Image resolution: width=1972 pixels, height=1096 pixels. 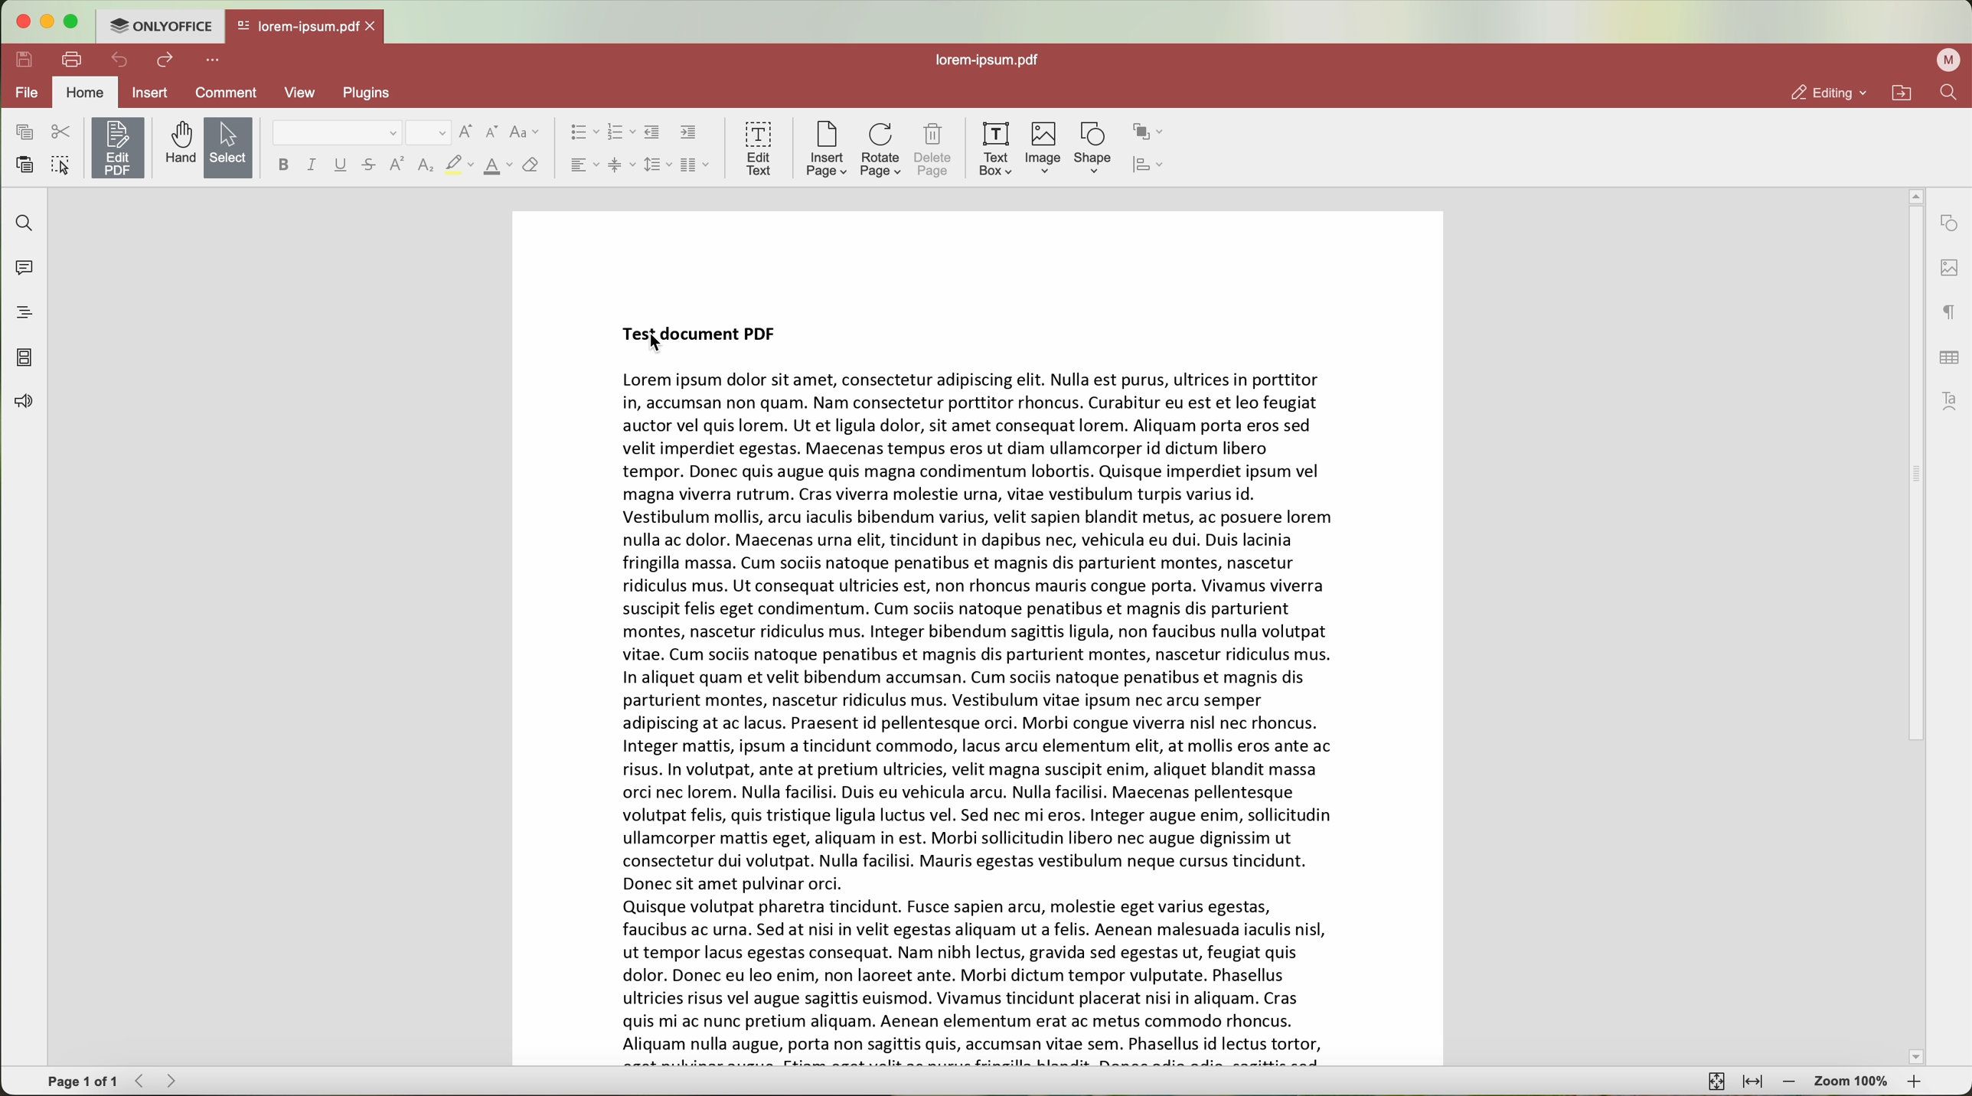 What do you see at coordinates (1948, 60) in the screenshot?
I see `profile` at bounding box center [1948, 60].